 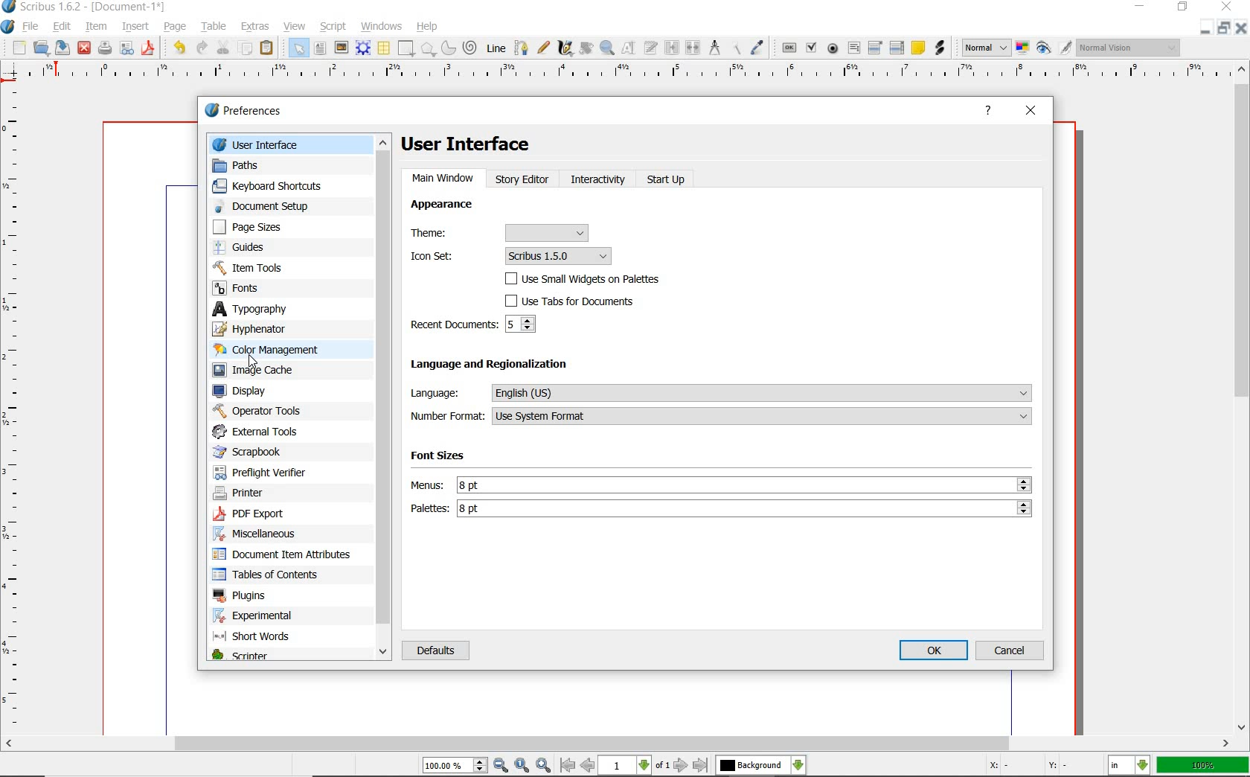 I want to click on scripter, so click(x=257, y=656).